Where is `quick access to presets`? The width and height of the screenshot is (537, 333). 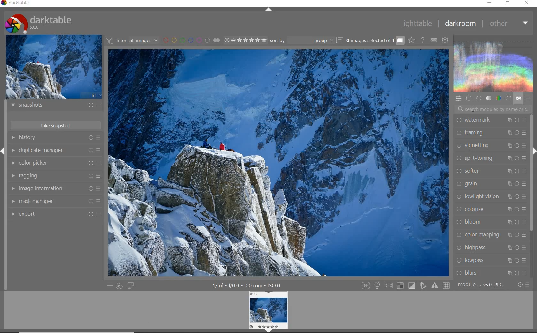
quick access to presets is located at coordinates (110, 286).